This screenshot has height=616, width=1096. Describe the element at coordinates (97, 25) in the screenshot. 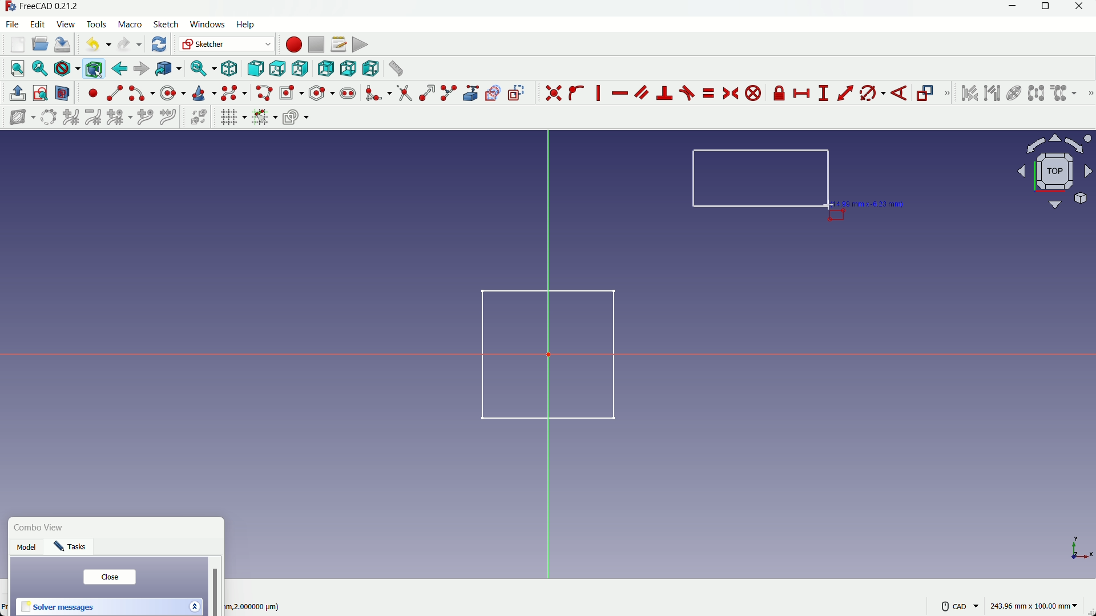

I see `tools menu` at that location.